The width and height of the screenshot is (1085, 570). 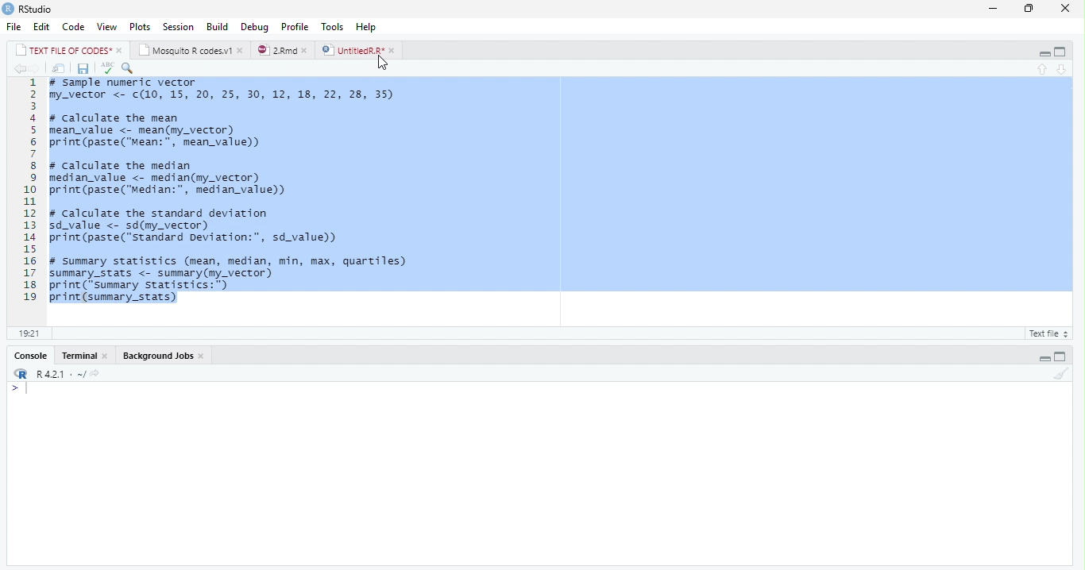 I want to click on Terminal, so click(x=80, y=356).